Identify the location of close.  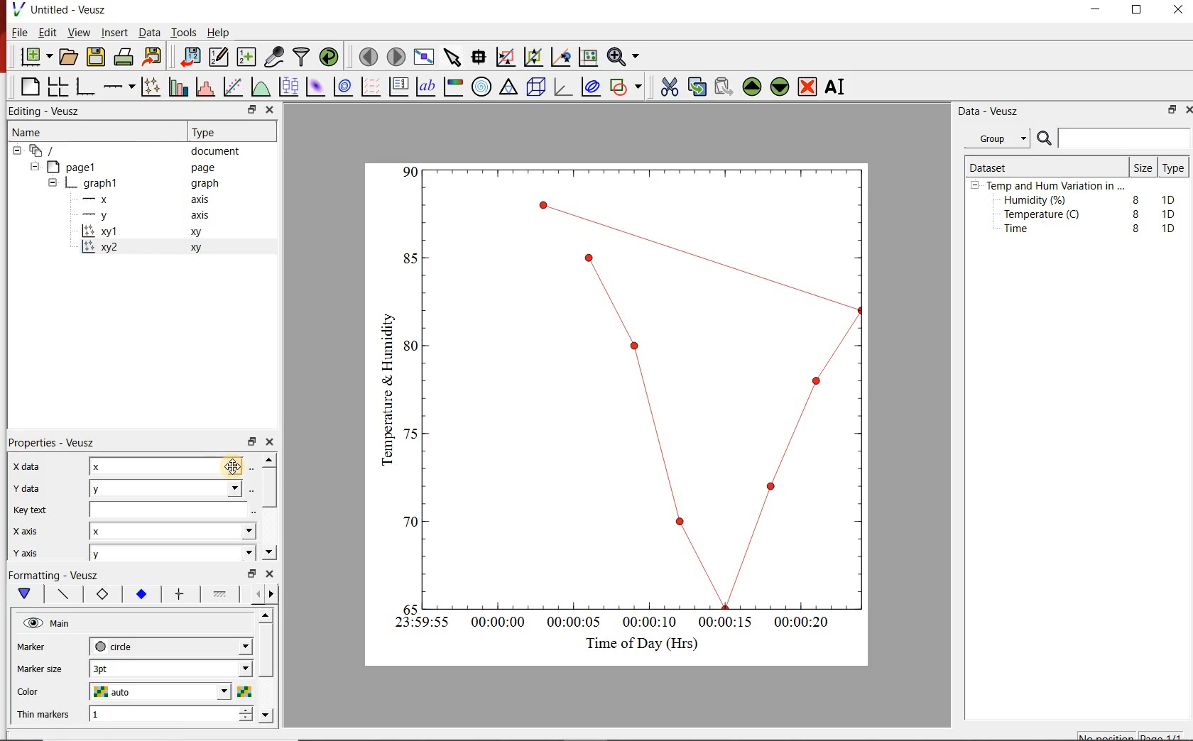
(274, 442).